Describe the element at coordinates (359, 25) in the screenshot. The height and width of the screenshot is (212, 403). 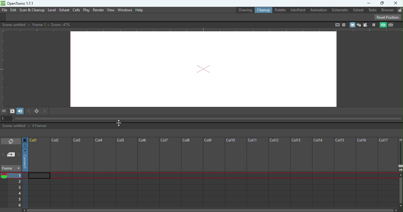
I see `3D View` at that location.